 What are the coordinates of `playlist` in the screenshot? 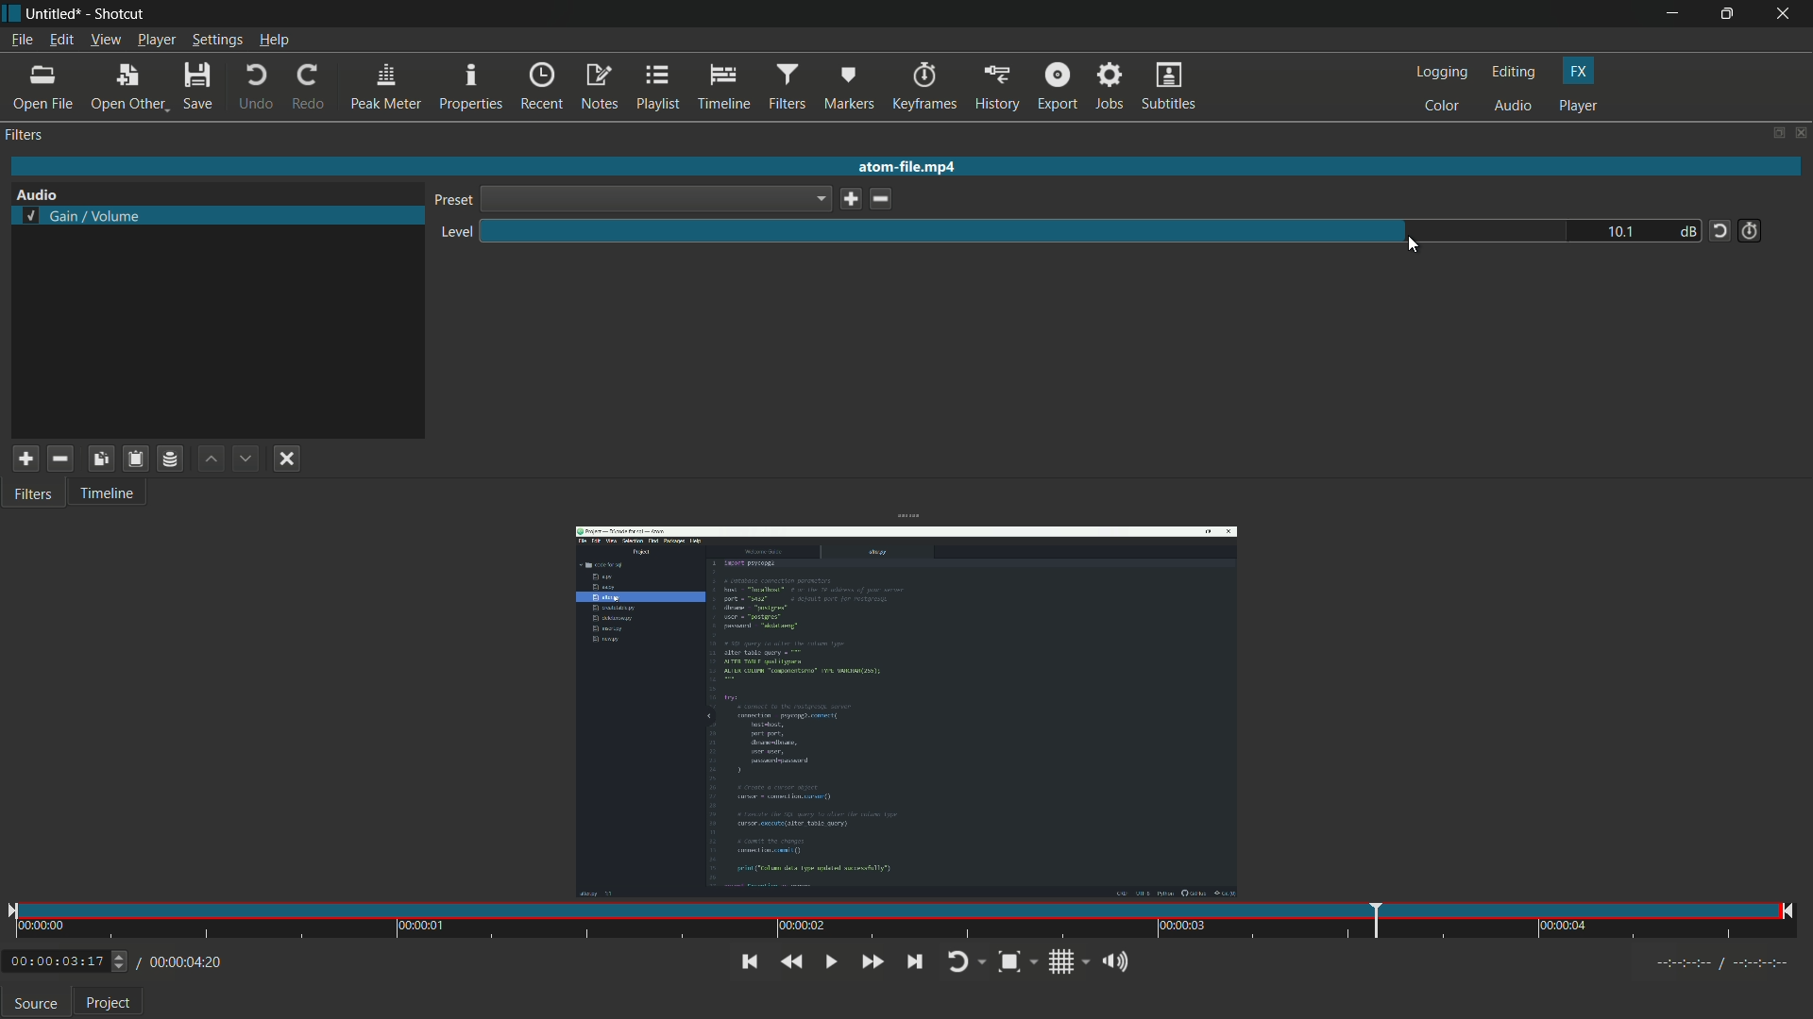 It's located at (658, 87).